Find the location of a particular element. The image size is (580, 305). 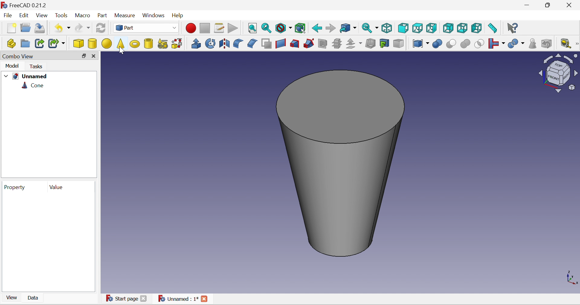

Mirroring is located at coordinates (225, 44).